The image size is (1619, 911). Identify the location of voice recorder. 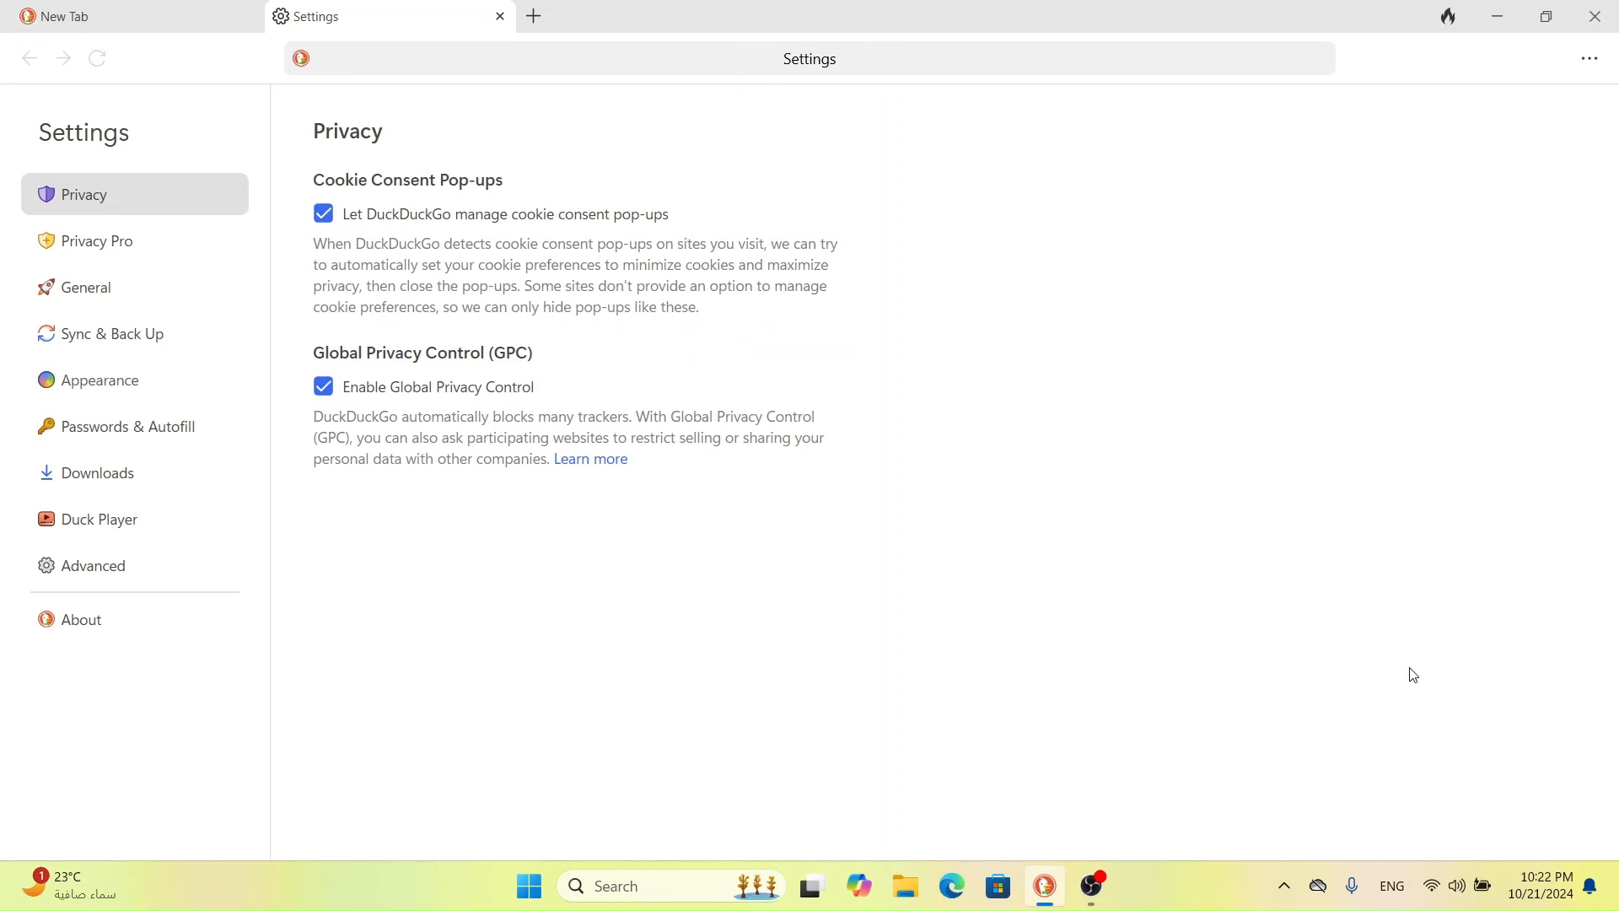
(1355, 892).